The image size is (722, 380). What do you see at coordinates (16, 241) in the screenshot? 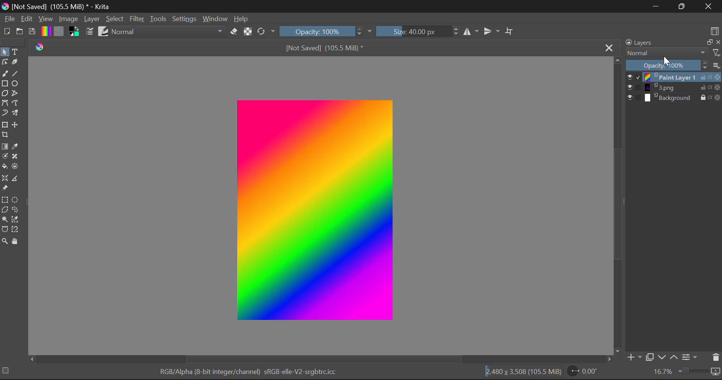
I see `Pan` at bounding box center [16, 241].